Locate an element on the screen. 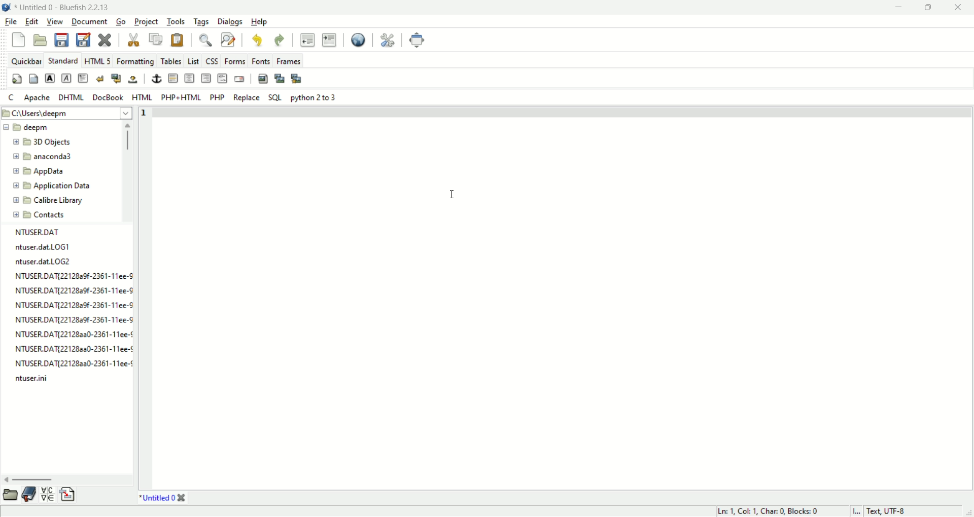 The height and width of the screenshot is (517, 974). document is located at coordinates (89, 20).